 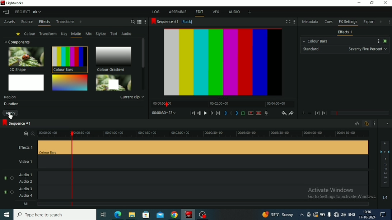 I want to click on Mix, so click(x=89, y=34).